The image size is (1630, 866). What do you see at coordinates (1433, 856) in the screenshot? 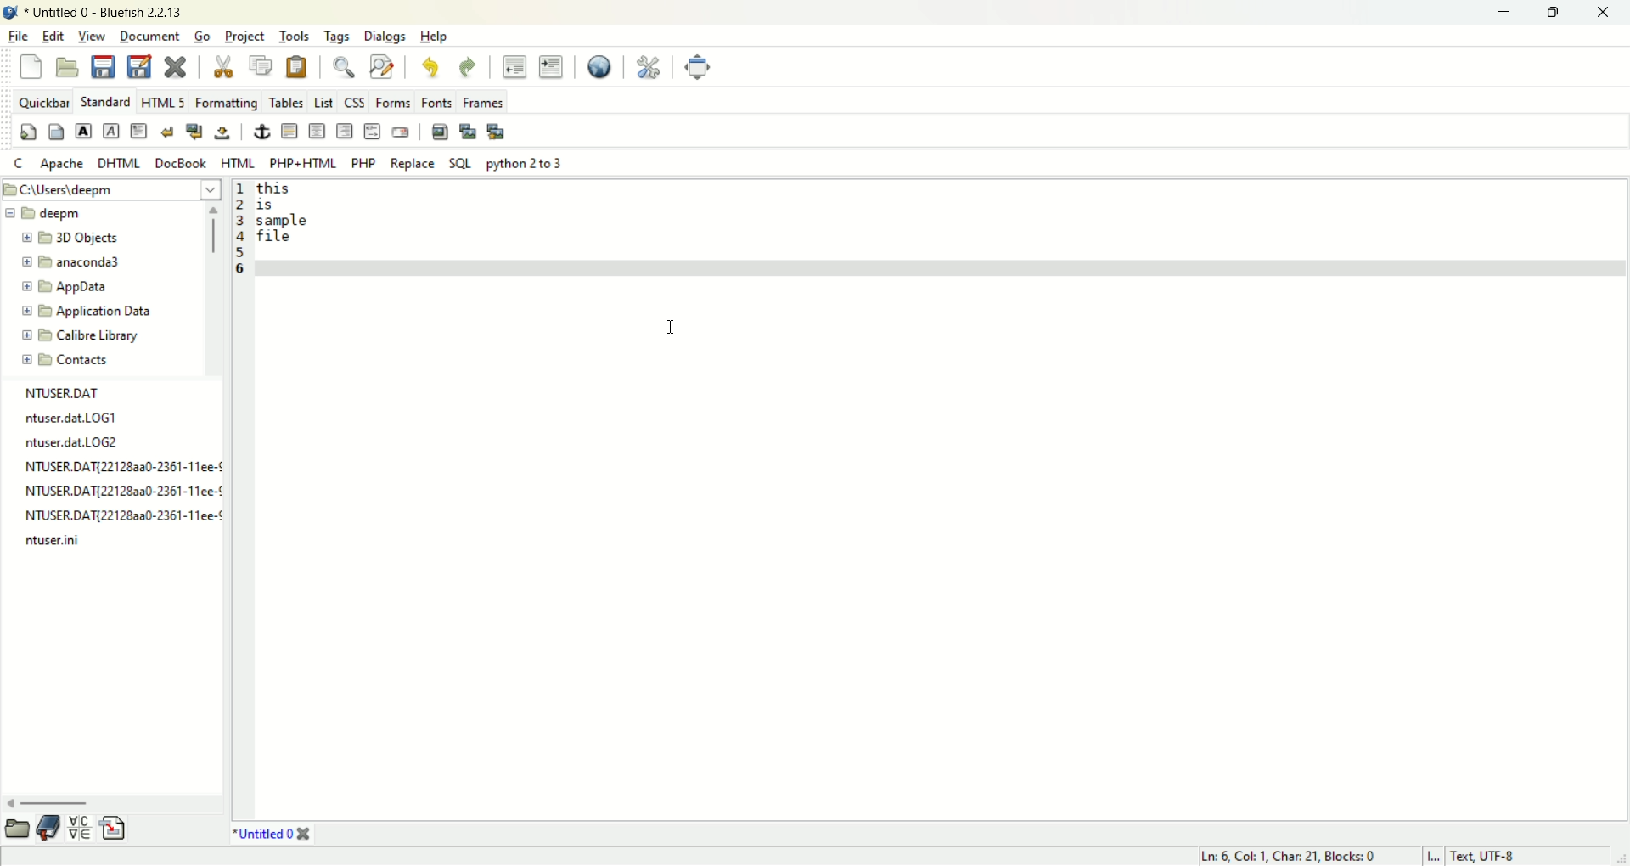
I see `I` at bounding box center [1433, 856].